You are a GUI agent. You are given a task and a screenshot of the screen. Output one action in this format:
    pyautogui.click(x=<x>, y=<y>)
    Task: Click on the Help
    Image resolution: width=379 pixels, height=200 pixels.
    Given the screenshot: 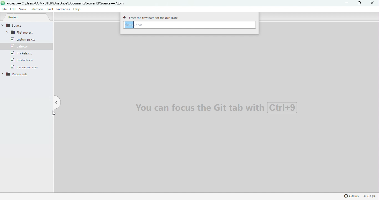 What is the action you would take?
    pyautogui.click(x=78, y=10)
    